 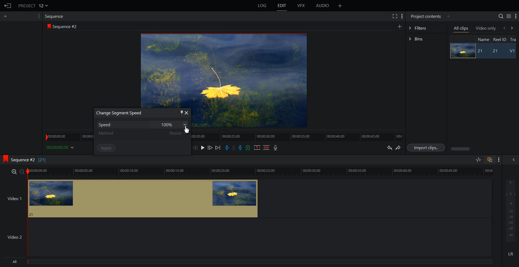 I want to click on Name, so click(x=483, y=39).